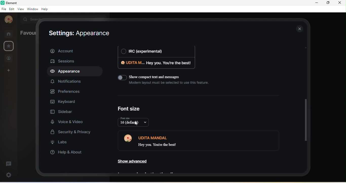 The width and height of the screenshot is (346, 183). What do you see at coordinates (66, 82) in the screenshot?
I see `notifications` at bounding box center [66, 82].